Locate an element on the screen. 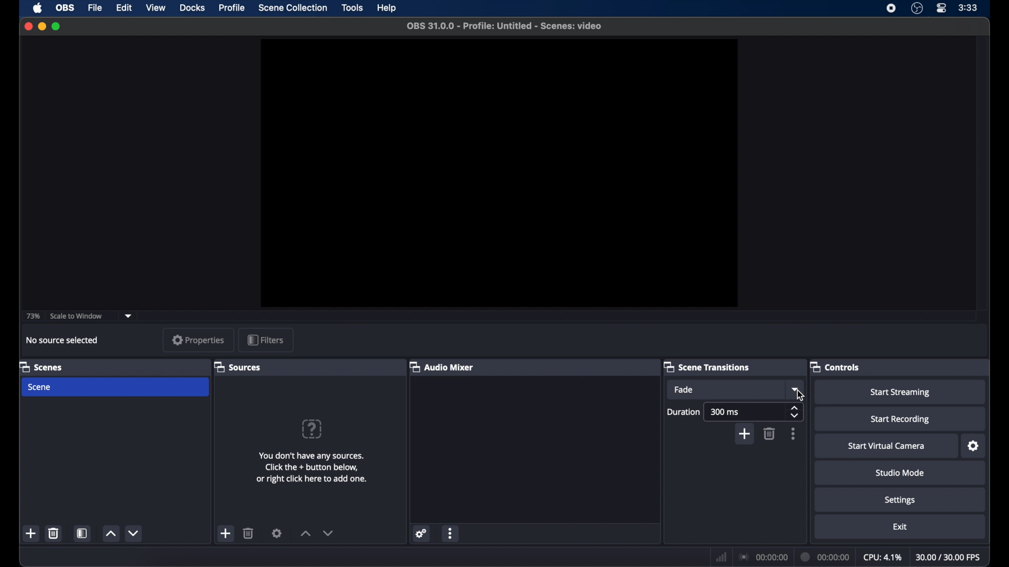 This screenshot has width=1009, height=567. start recording is located at coordinates (901, 419).